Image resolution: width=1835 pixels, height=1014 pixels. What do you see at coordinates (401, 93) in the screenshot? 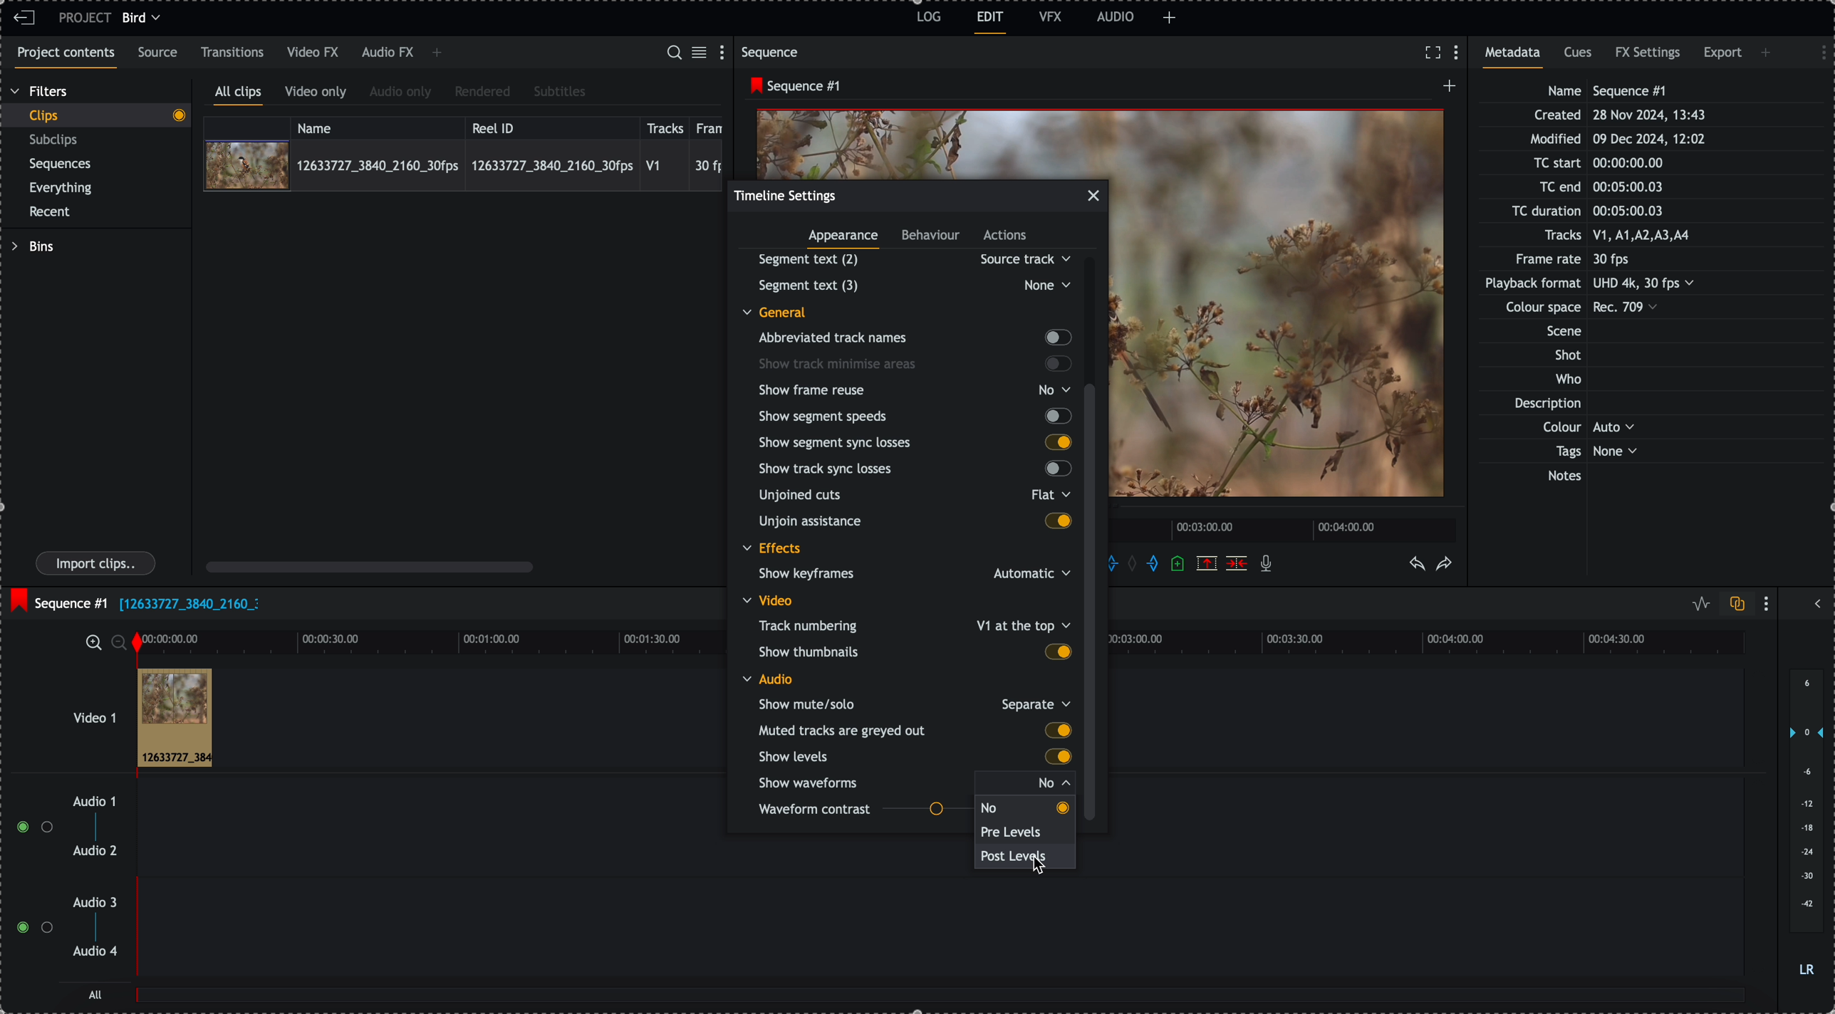
I see `audio only` at bounding box center [401, 93].